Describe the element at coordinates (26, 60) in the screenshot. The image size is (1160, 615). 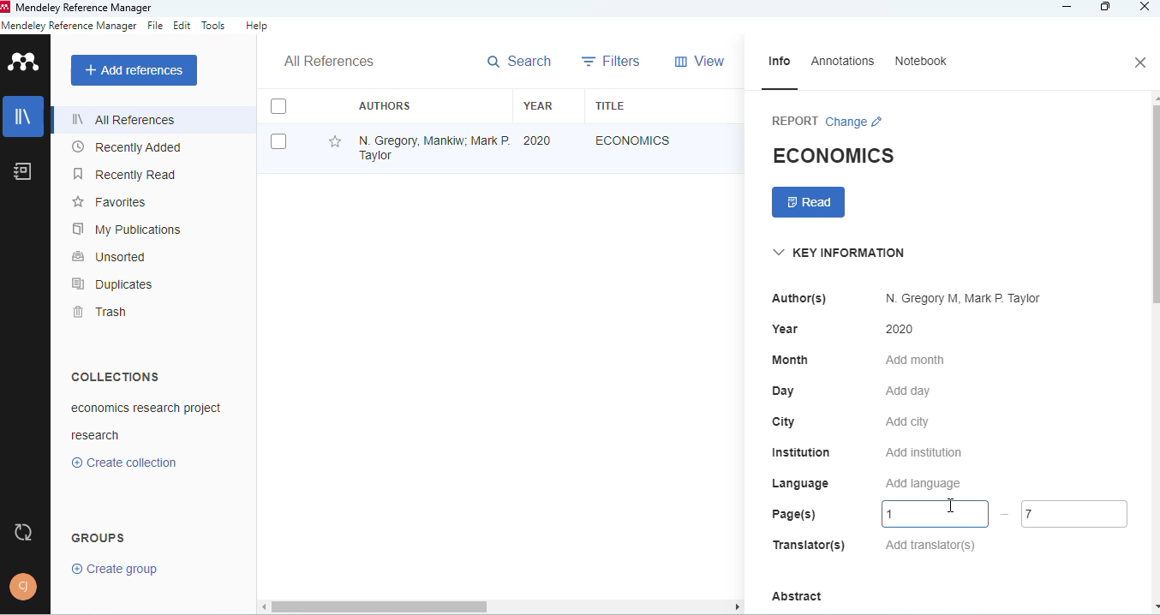
I see `logo` at that location.